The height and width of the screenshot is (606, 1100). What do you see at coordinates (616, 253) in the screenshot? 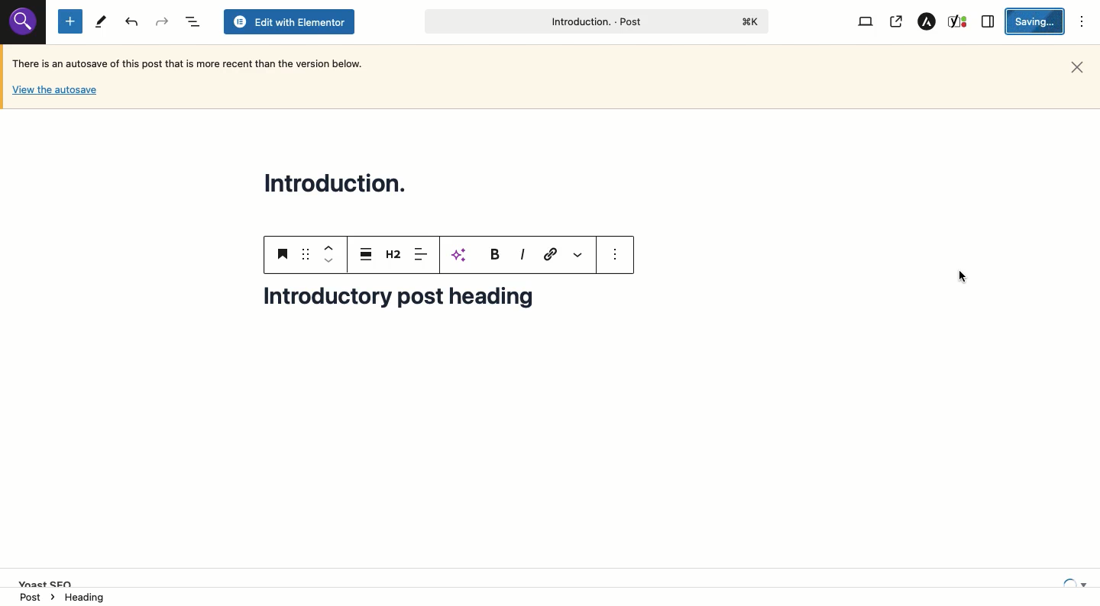
I see `more options` at bounding box center [616, 253].